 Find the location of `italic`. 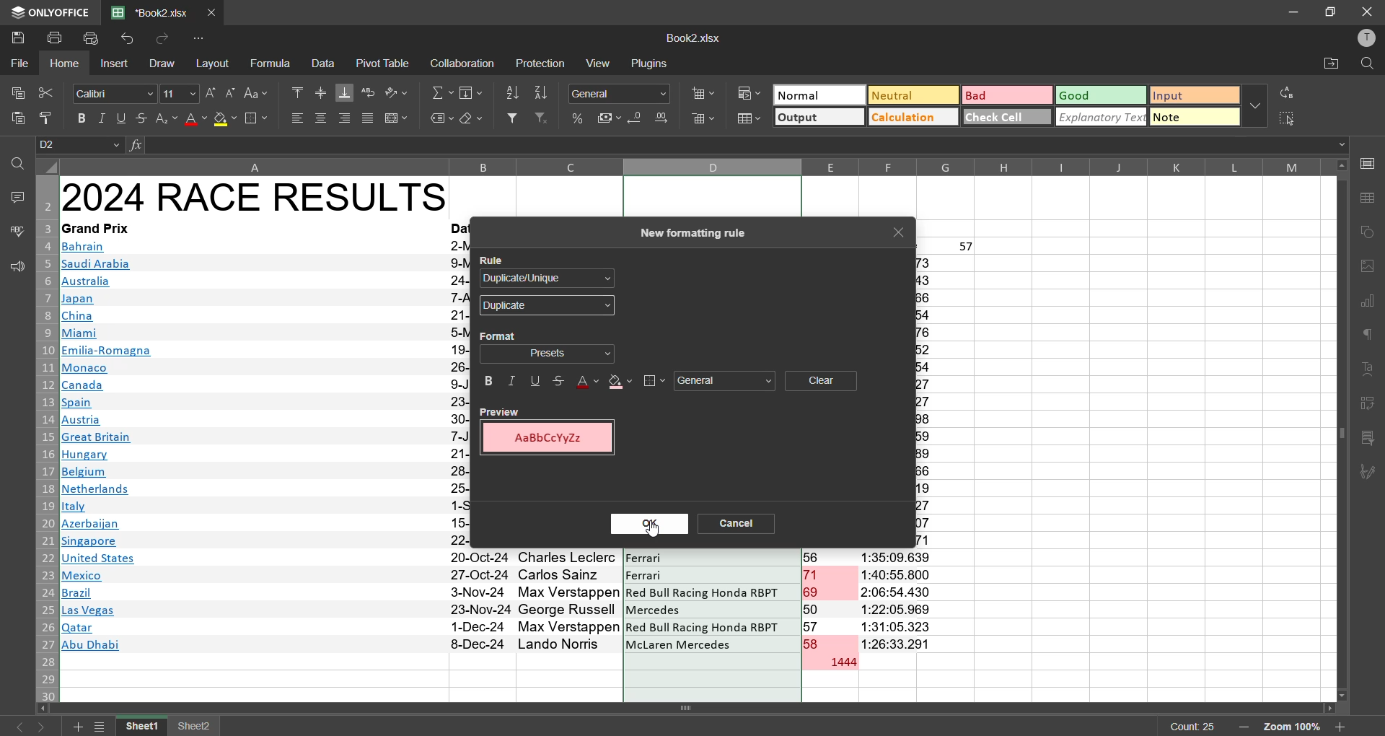

italic is located at coordinates (513, 382).